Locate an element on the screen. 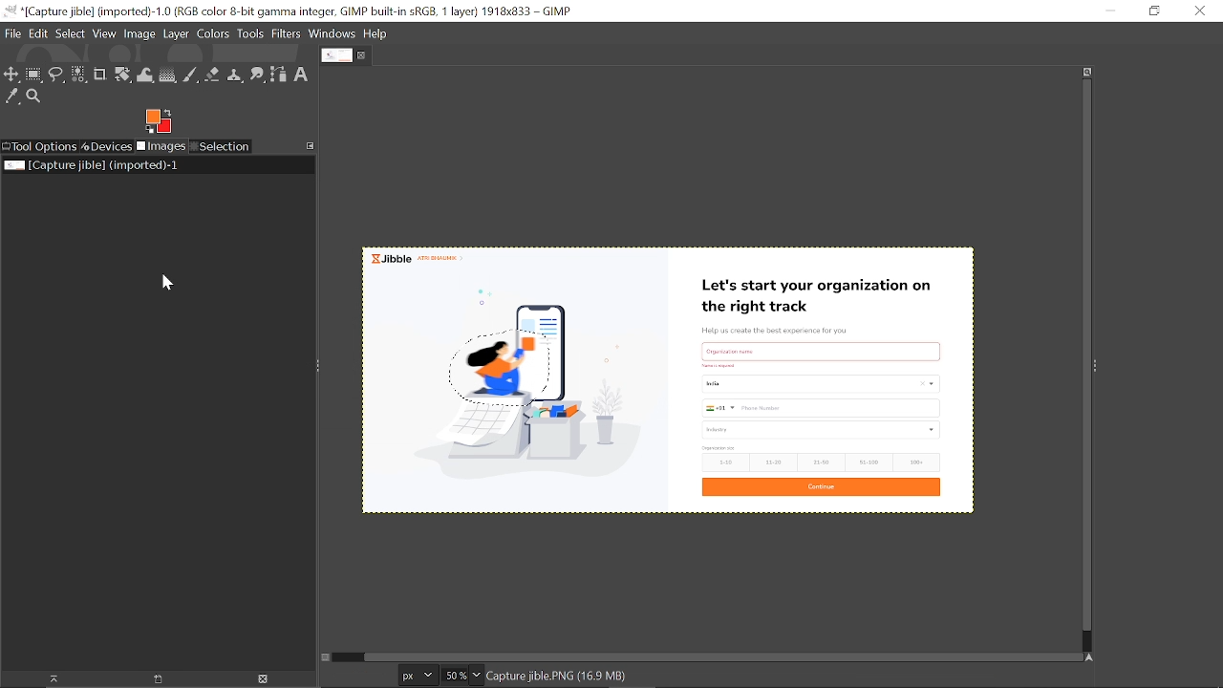 The width and height of the screenshot is (1223, 688). Unified transform tool is located at coordinates (122, 75).